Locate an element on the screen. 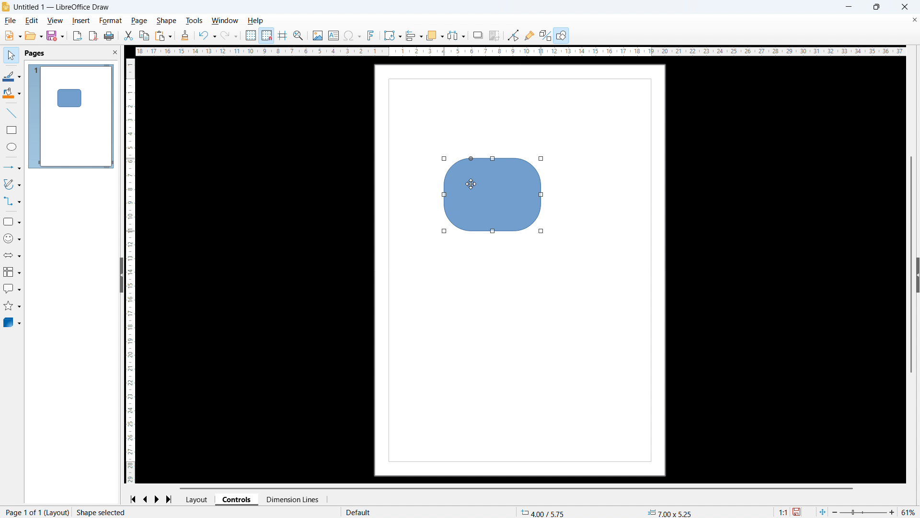 This screenshot has width=920, height=518. Guidelines while moving  is located at coordinates (282, 36).